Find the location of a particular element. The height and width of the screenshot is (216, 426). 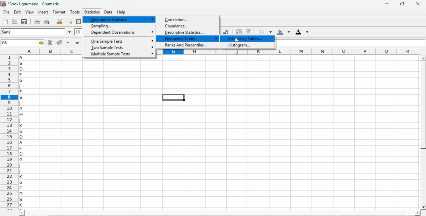

format is located at coordinates (59, 12).